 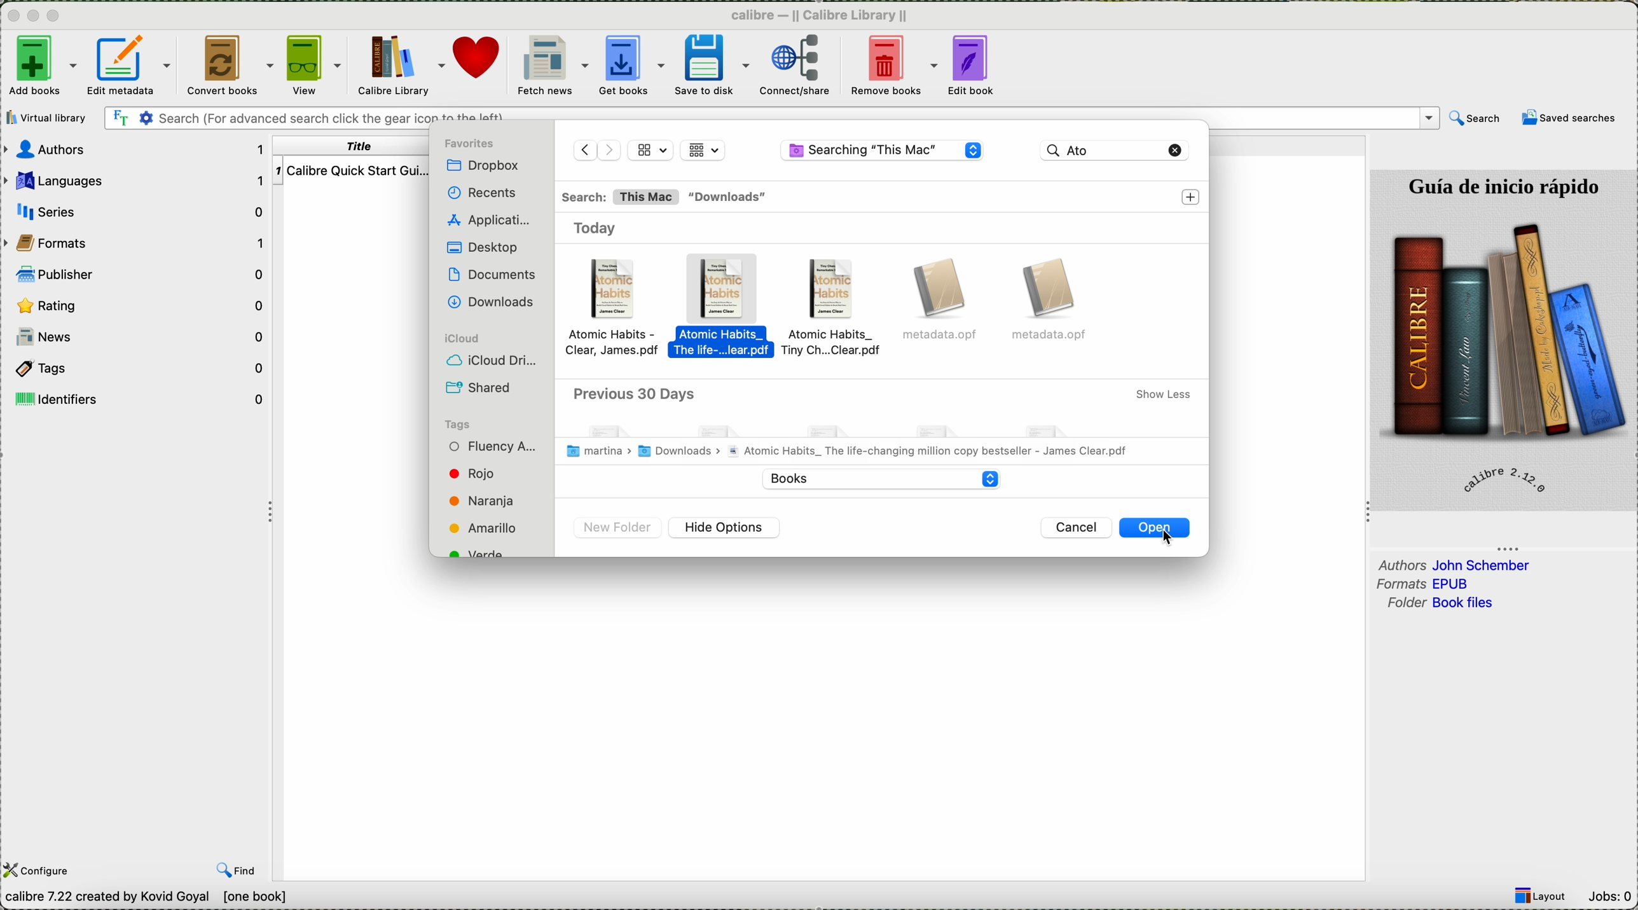 What do you see at coordinates (1456, 565) in the screenshot?
I see `authors` at bounding box center [1456, 565].